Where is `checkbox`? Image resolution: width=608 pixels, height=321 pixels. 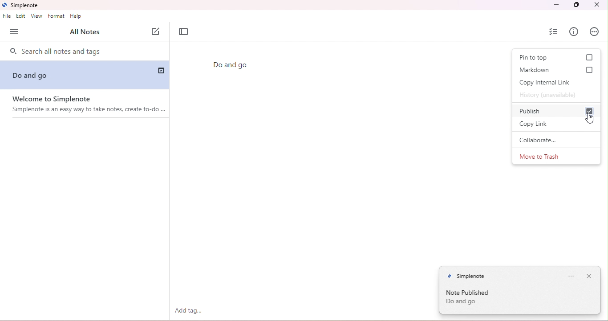
checkbox is located at coordinates (588, 110).